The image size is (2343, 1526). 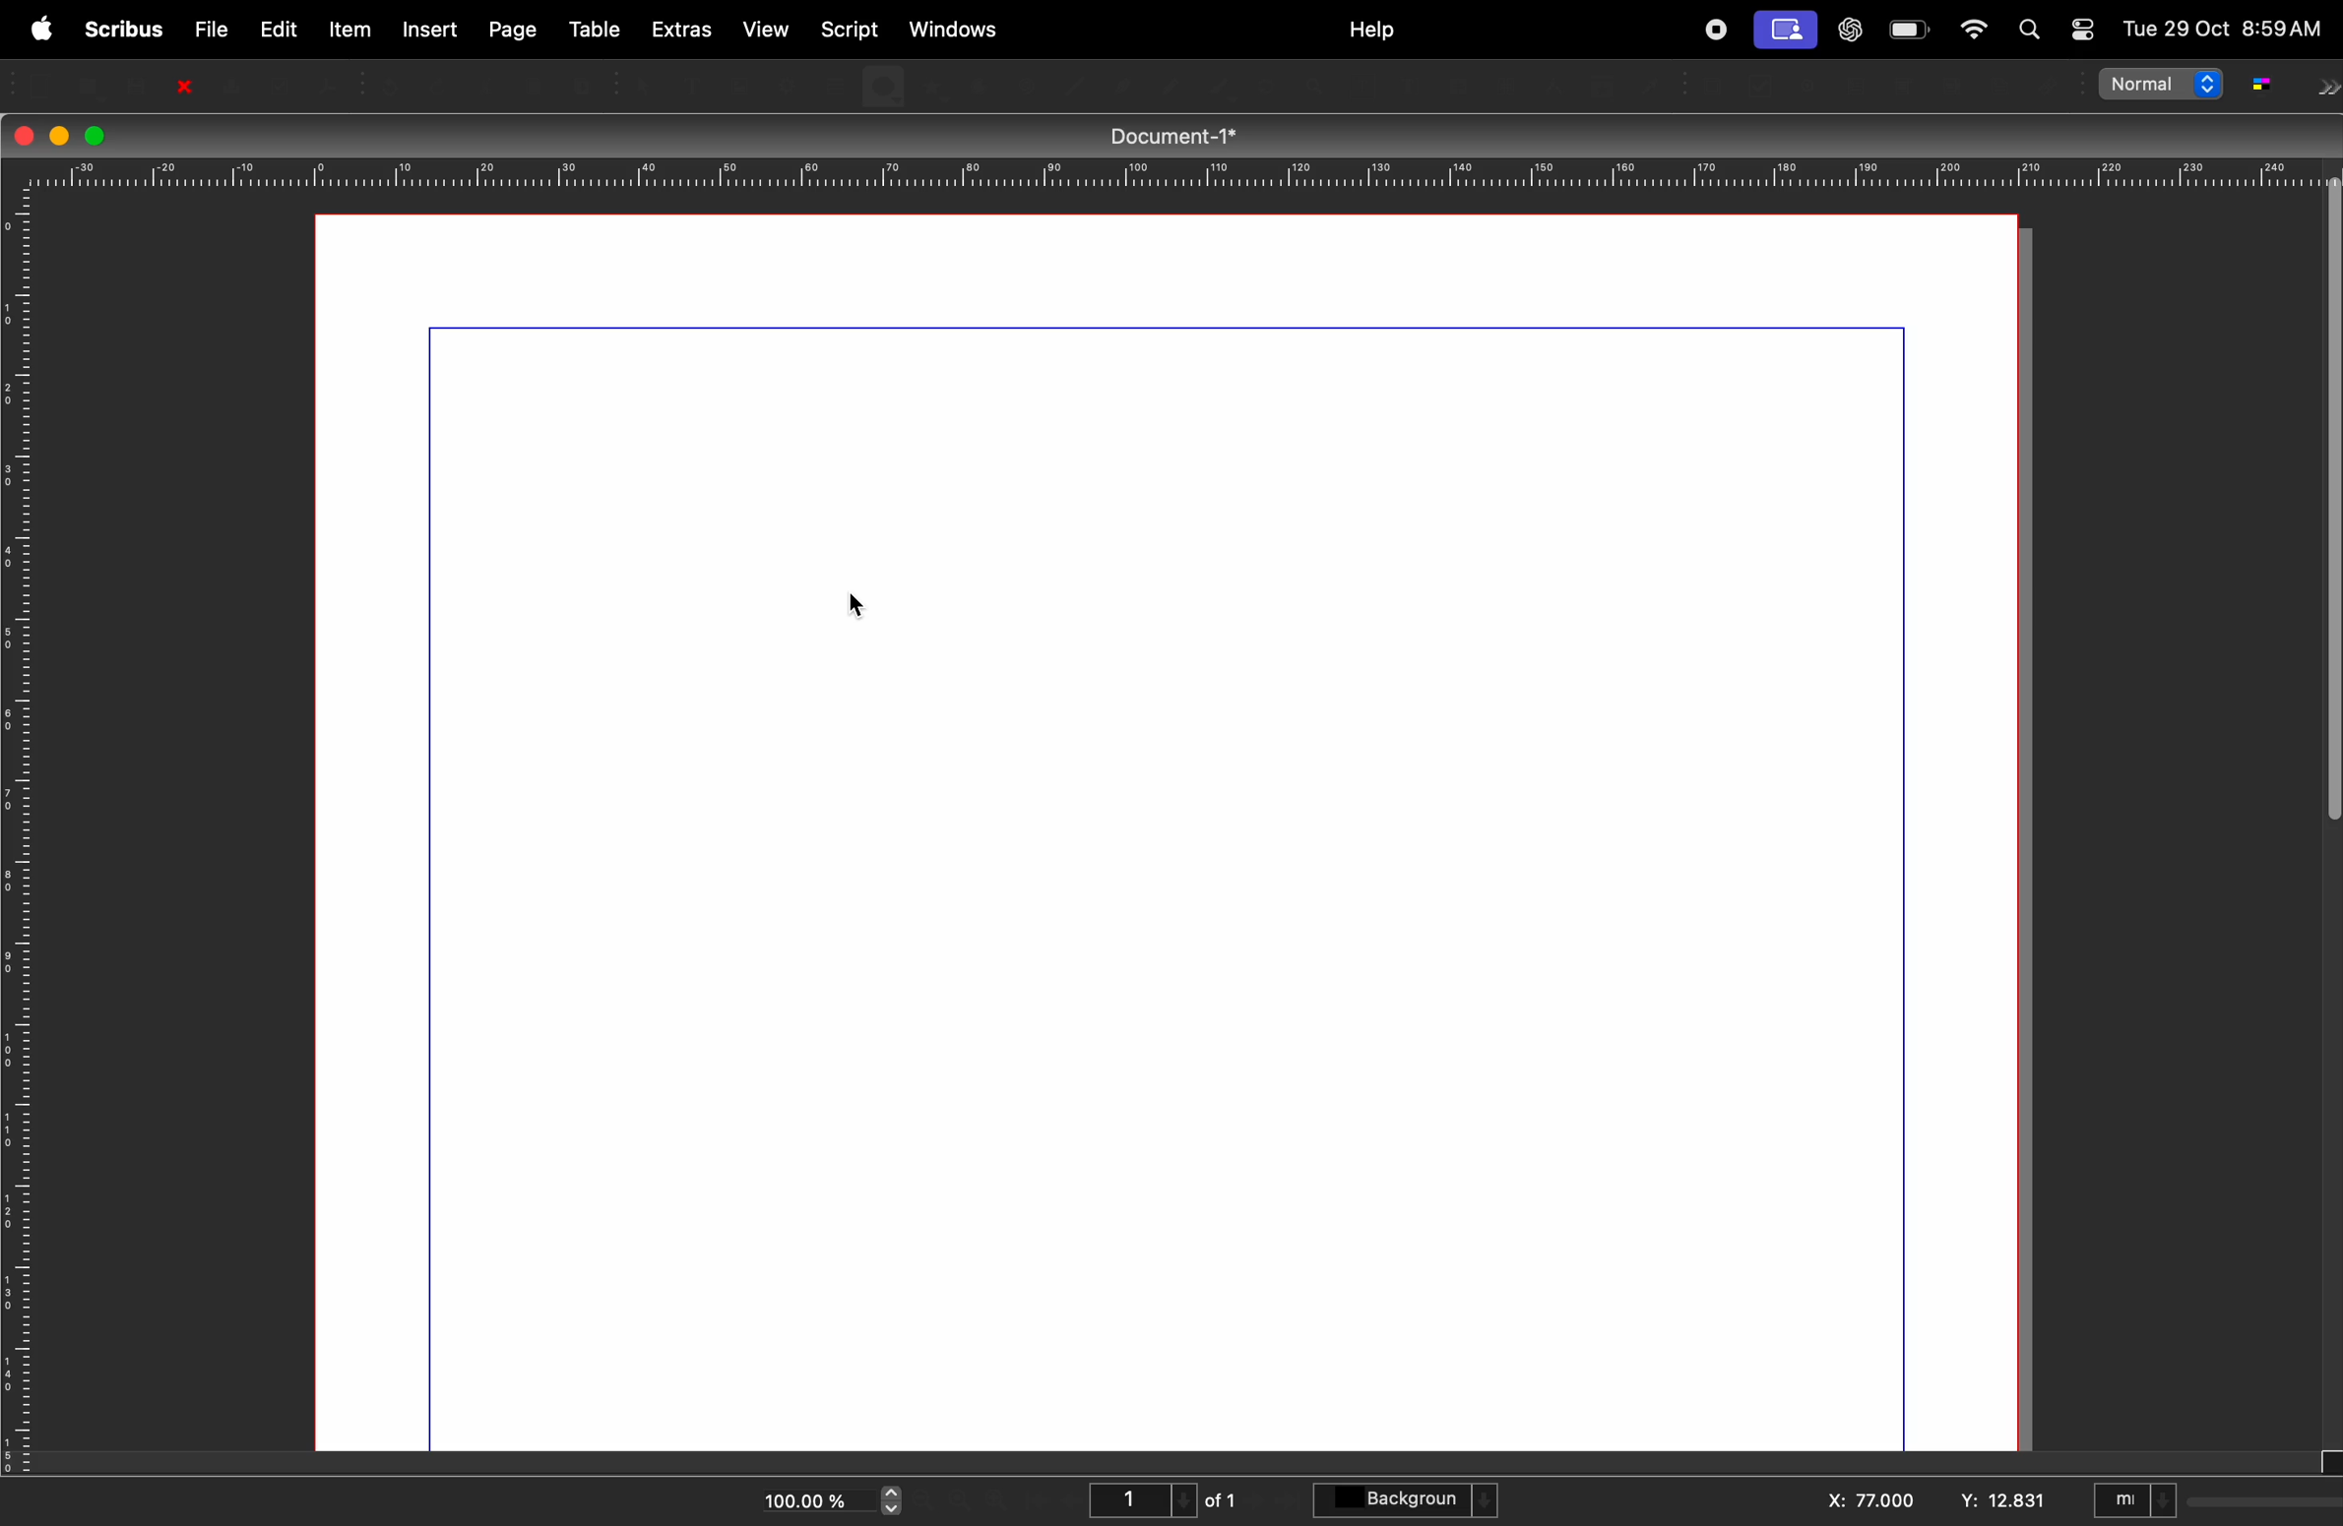 What do you see at coordinates (588, 83) in the screenshot?
I see `Paste` at bounding box center [588, 83].